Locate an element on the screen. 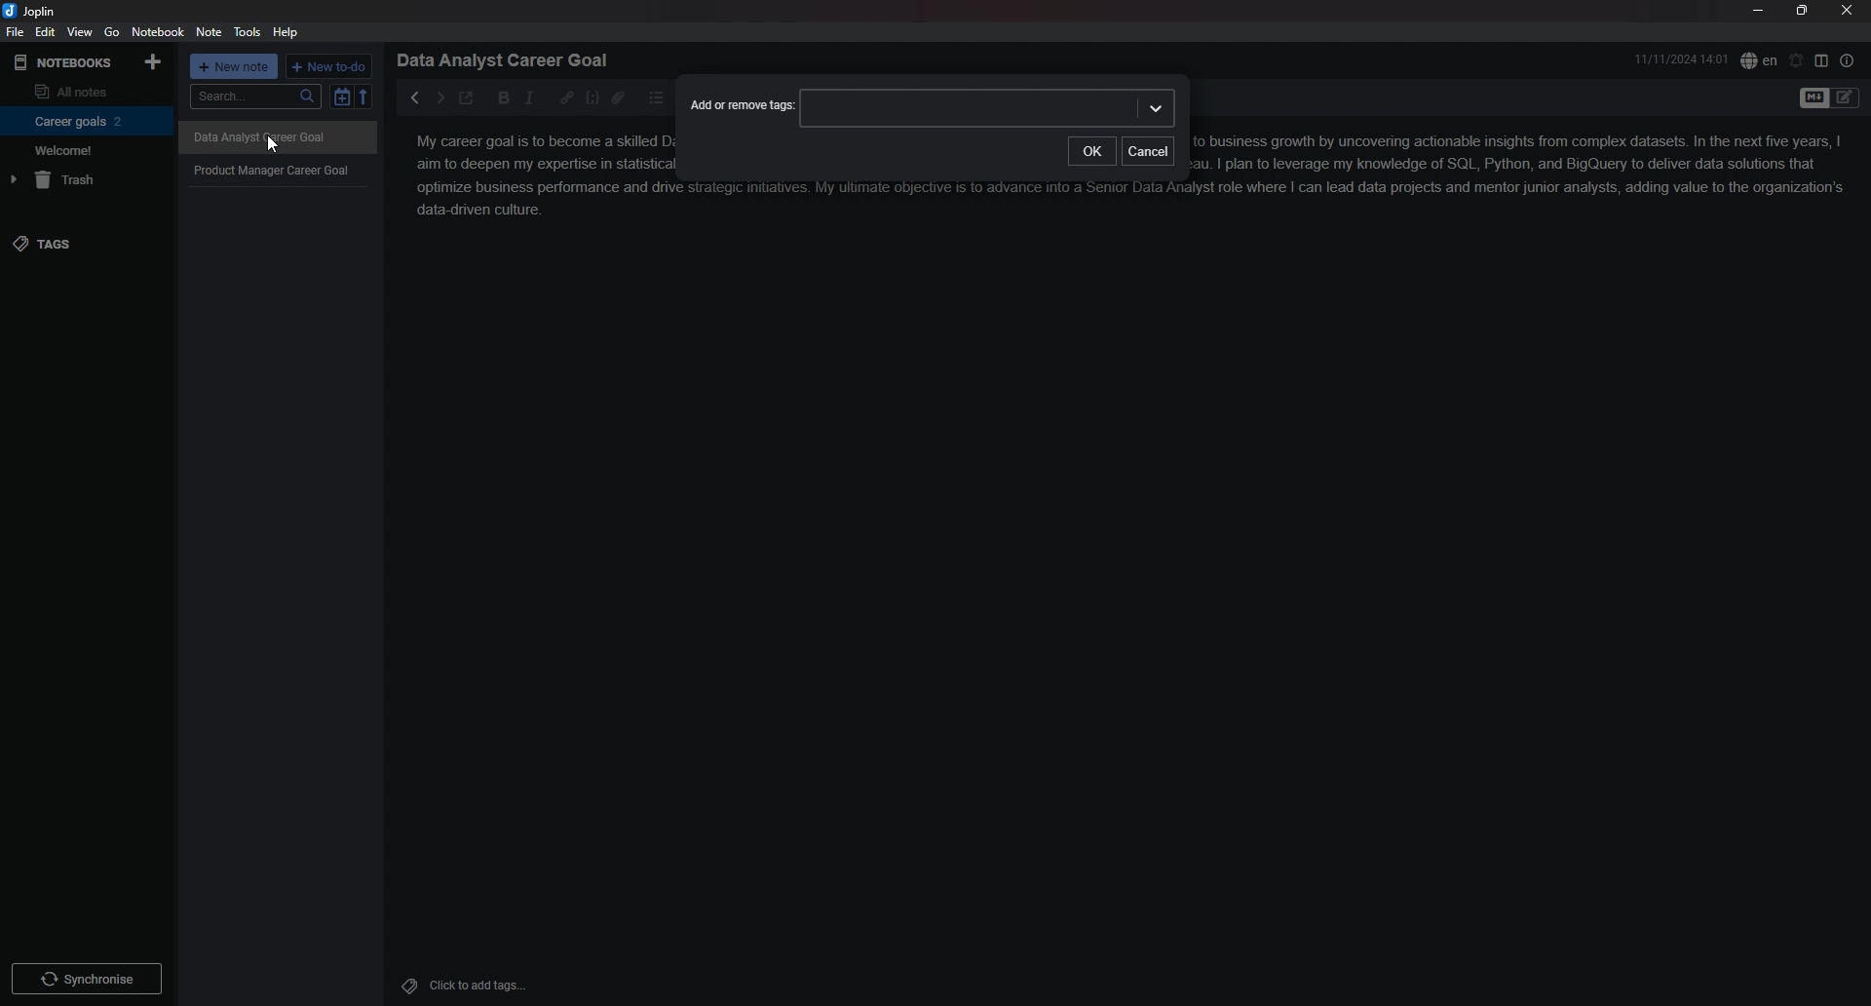  + new note is located at coordinates (234, 66).